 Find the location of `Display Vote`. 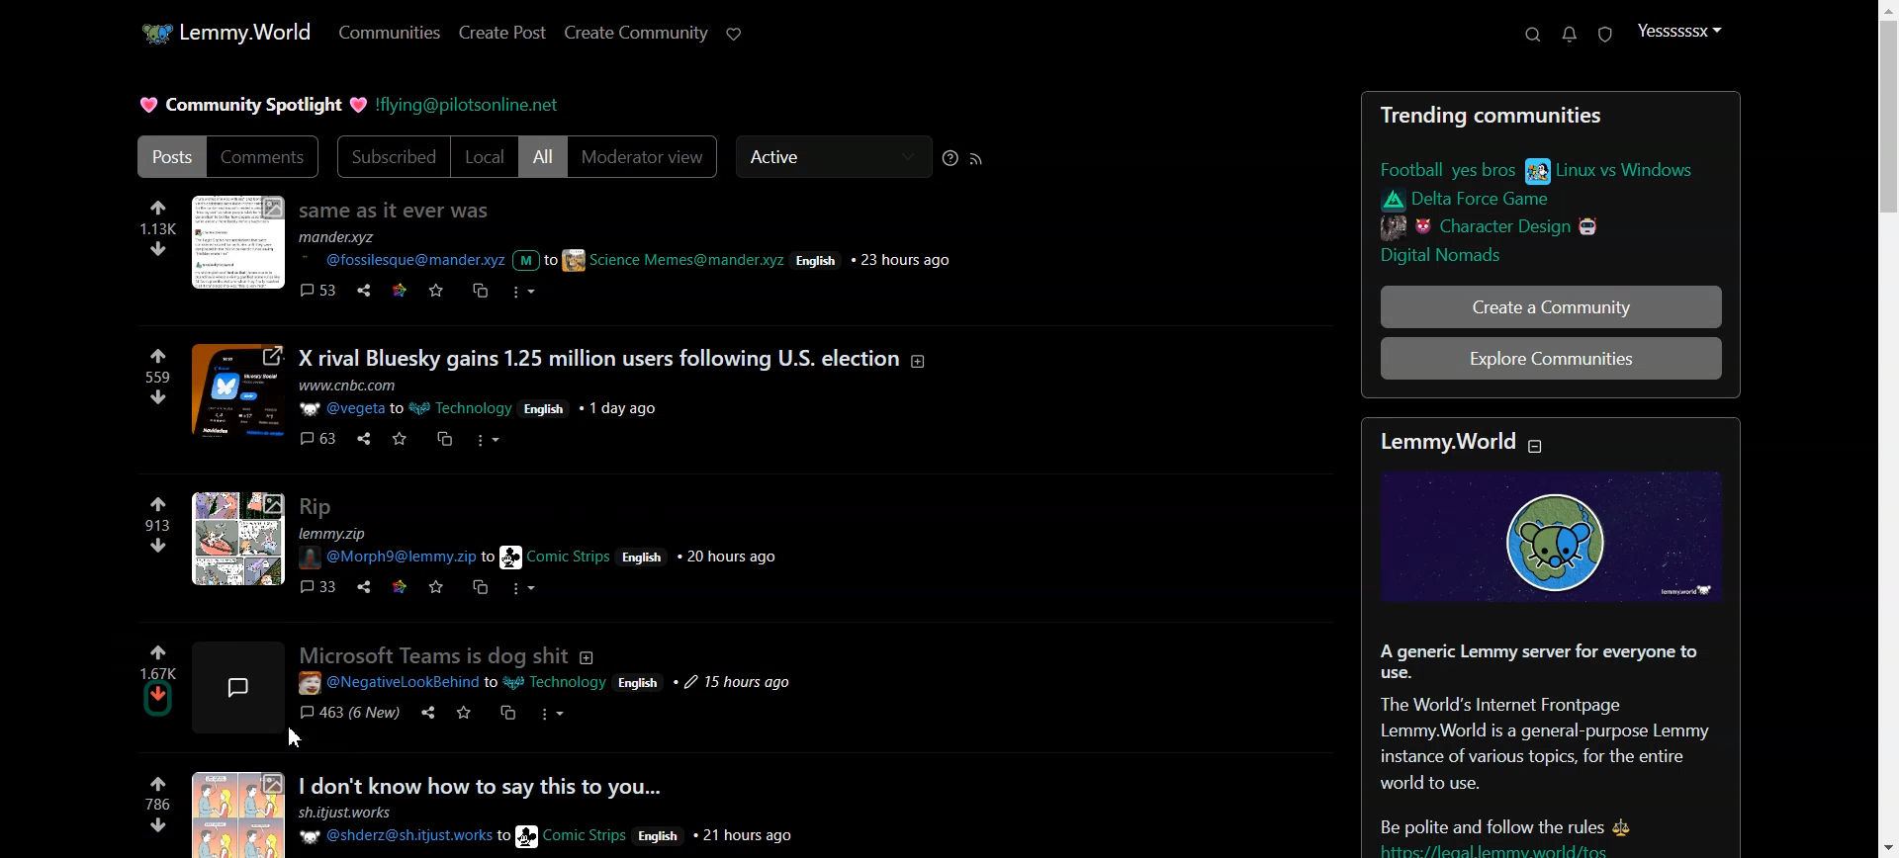

Display Vote is located at coordinates (159, 672).